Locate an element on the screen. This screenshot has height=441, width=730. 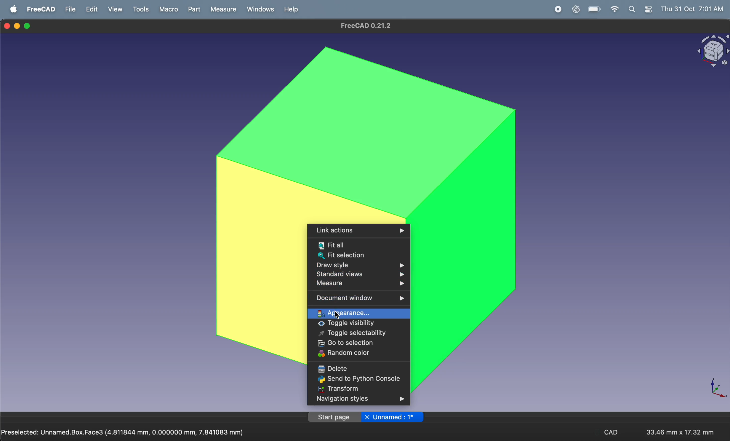
help is located at coordinates (291, 9).